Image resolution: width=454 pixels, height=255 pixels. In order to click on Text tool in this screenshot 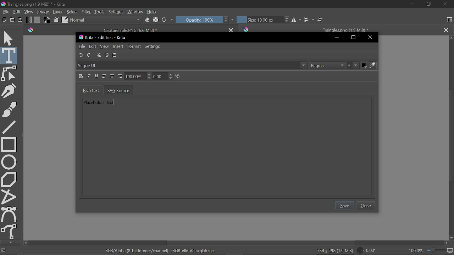, I will do `click(10, 56)`.